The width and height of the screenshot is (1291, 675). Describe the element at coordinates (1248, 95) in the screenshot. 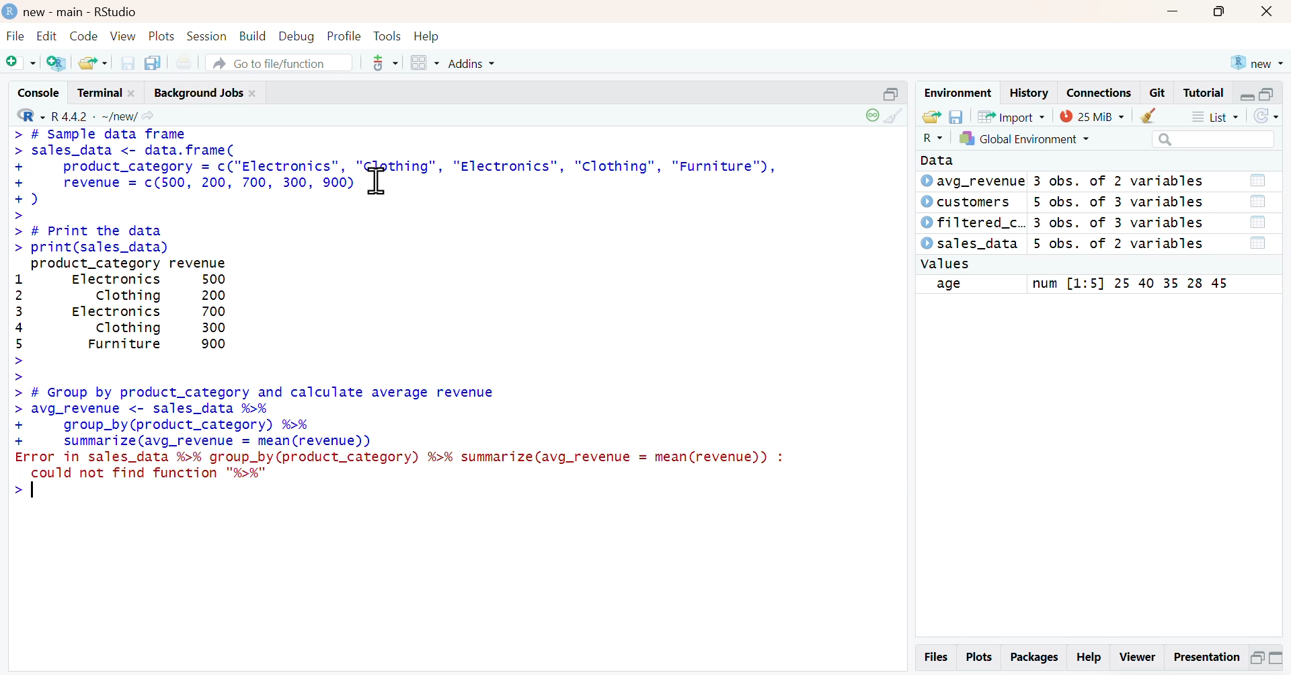

I see `minimize pane` at that location.